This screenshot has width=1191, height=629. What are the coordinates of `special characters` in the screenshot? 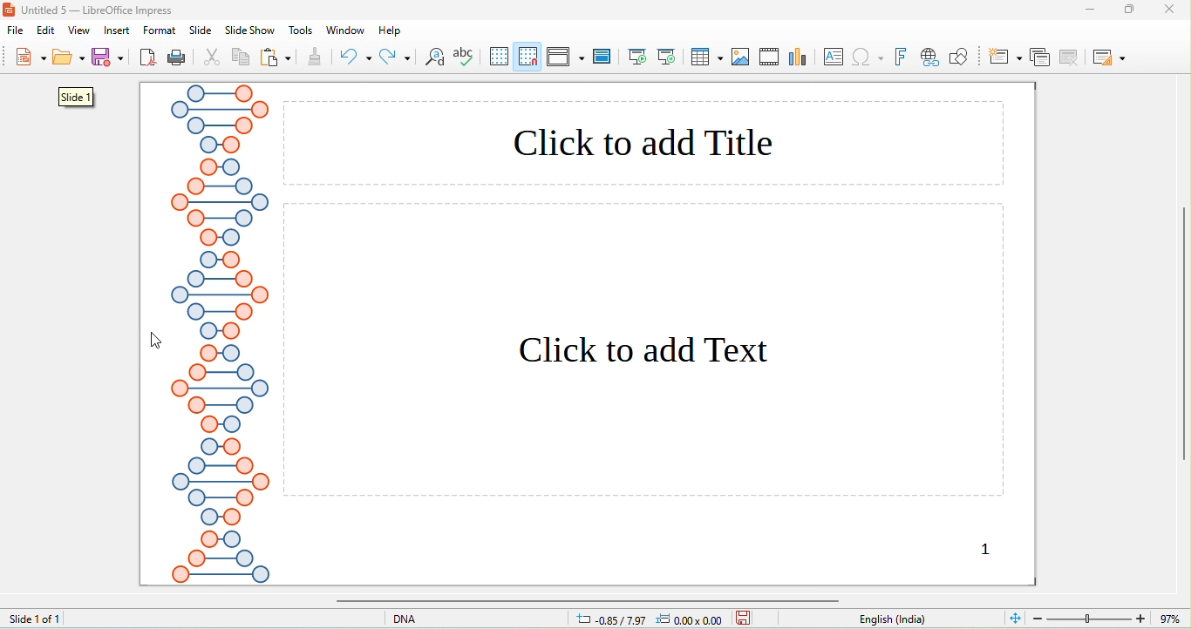 It's located at (869, 58).